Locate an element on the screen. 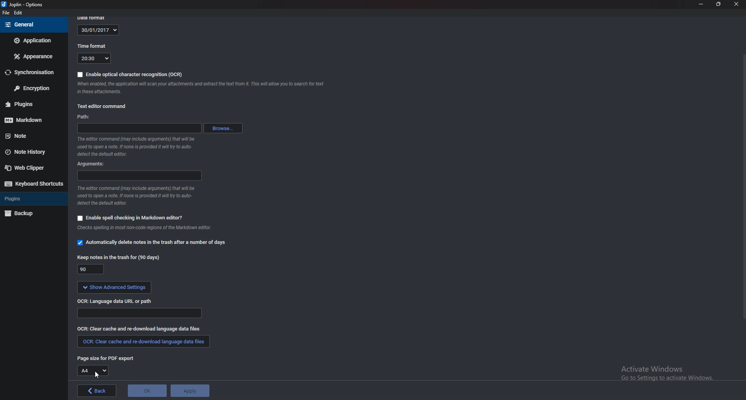 This screenshot has width=746, height=400. apply is located at coordinates (190, 391).